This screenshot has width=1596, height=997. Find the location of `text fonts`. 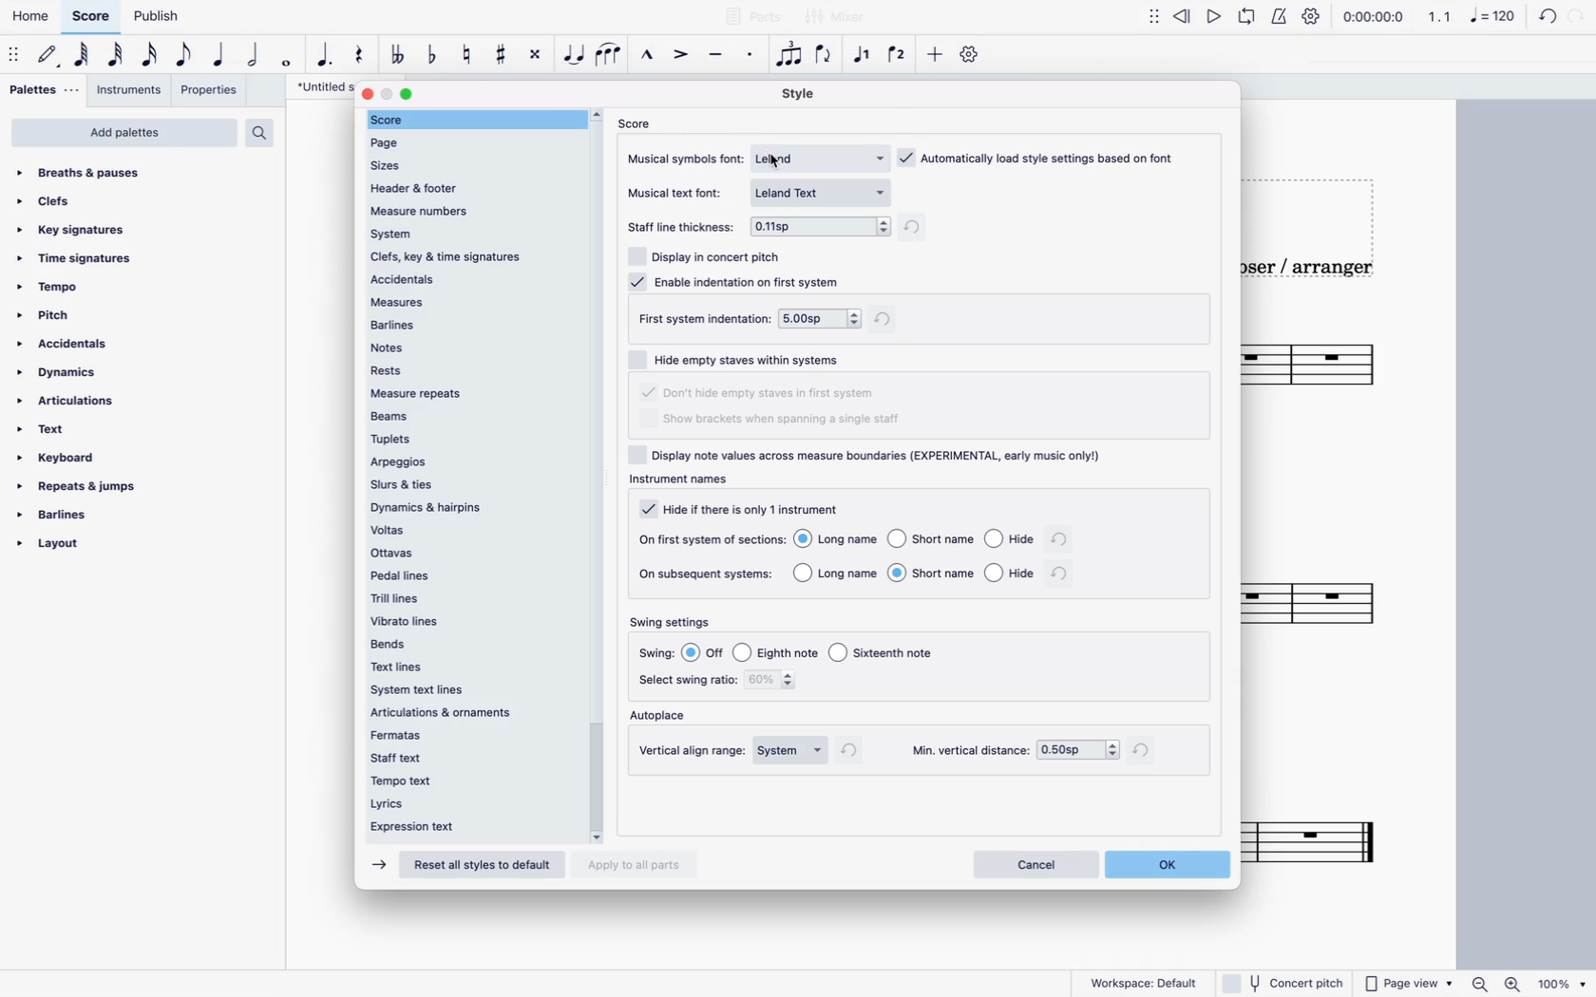

text fonts is located at coordinates (826, 192).